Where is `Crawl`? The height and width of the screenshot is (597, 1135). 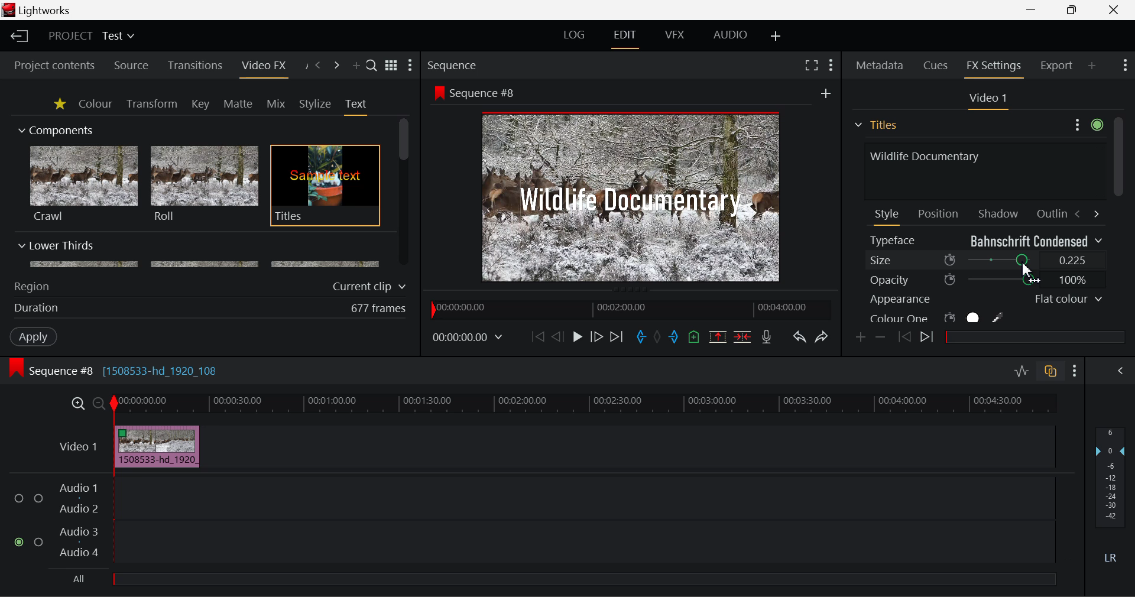
Crawl is located at coordinates (84, 184).